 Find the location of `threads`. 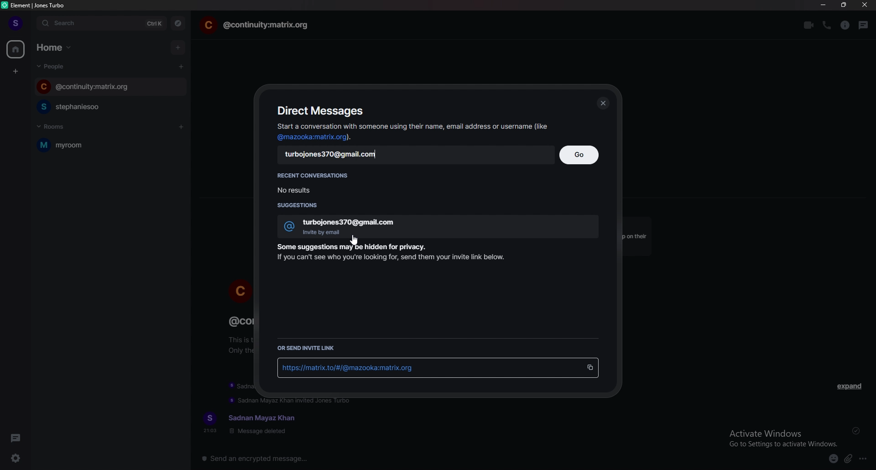

threads is located at coordinates (864, 25).